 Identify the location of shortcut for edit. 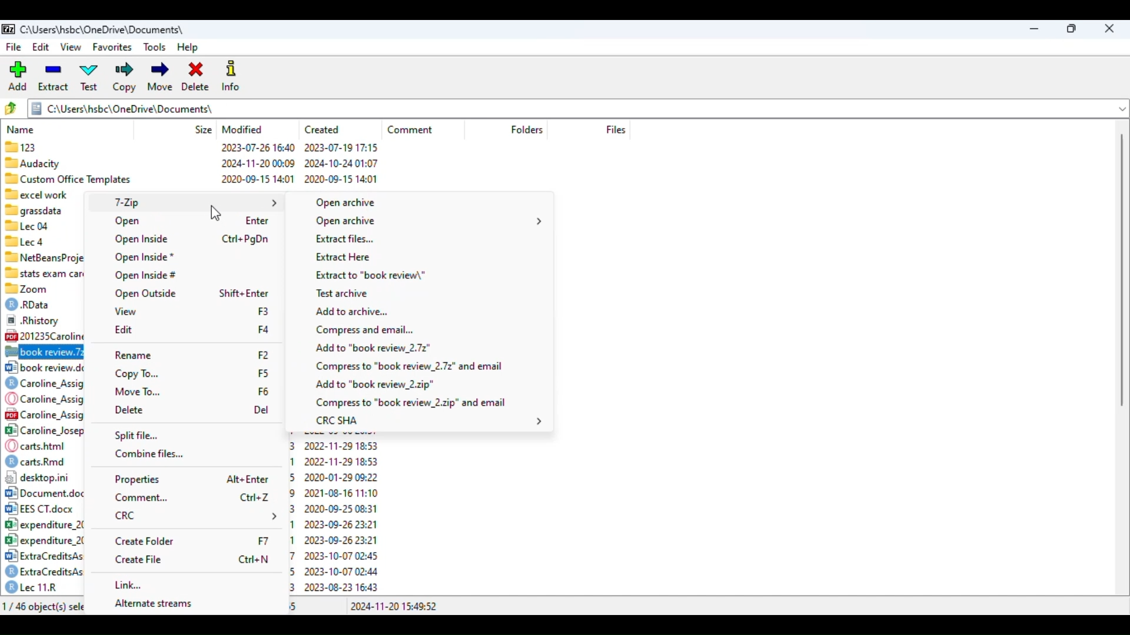
(262, 330).